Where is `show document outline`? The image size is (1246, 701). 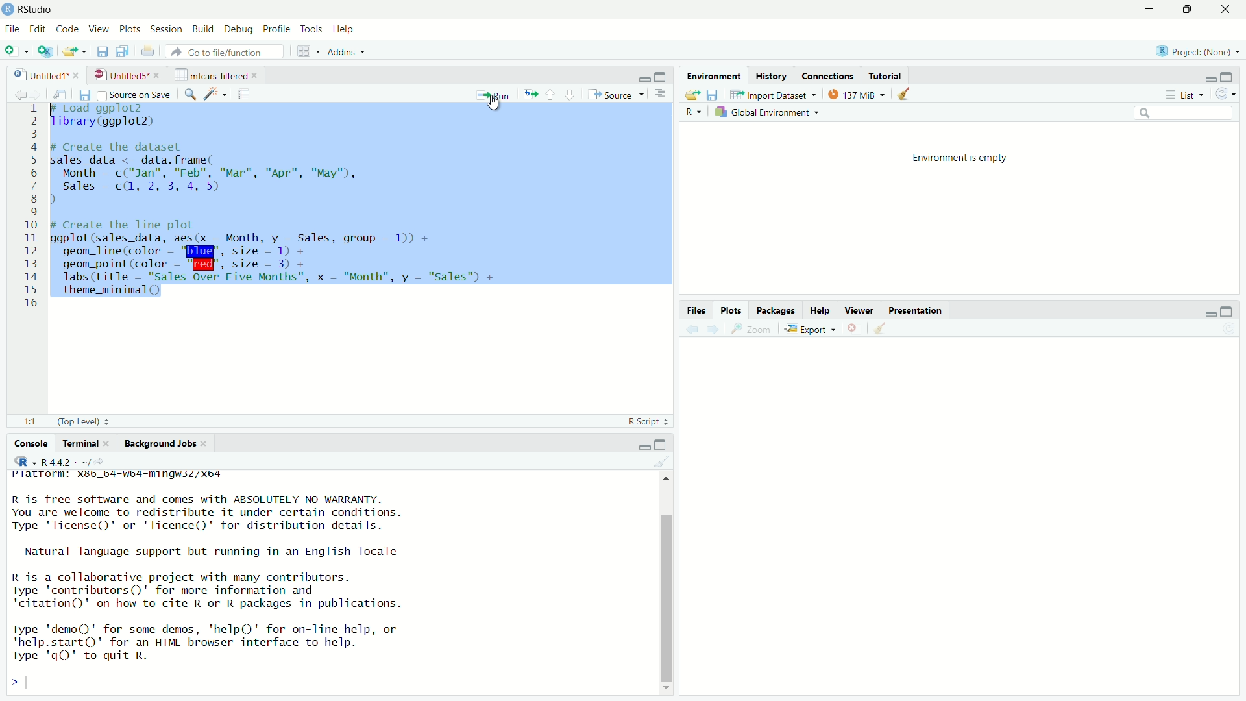 show document outline is located at coordinates (661, 95).